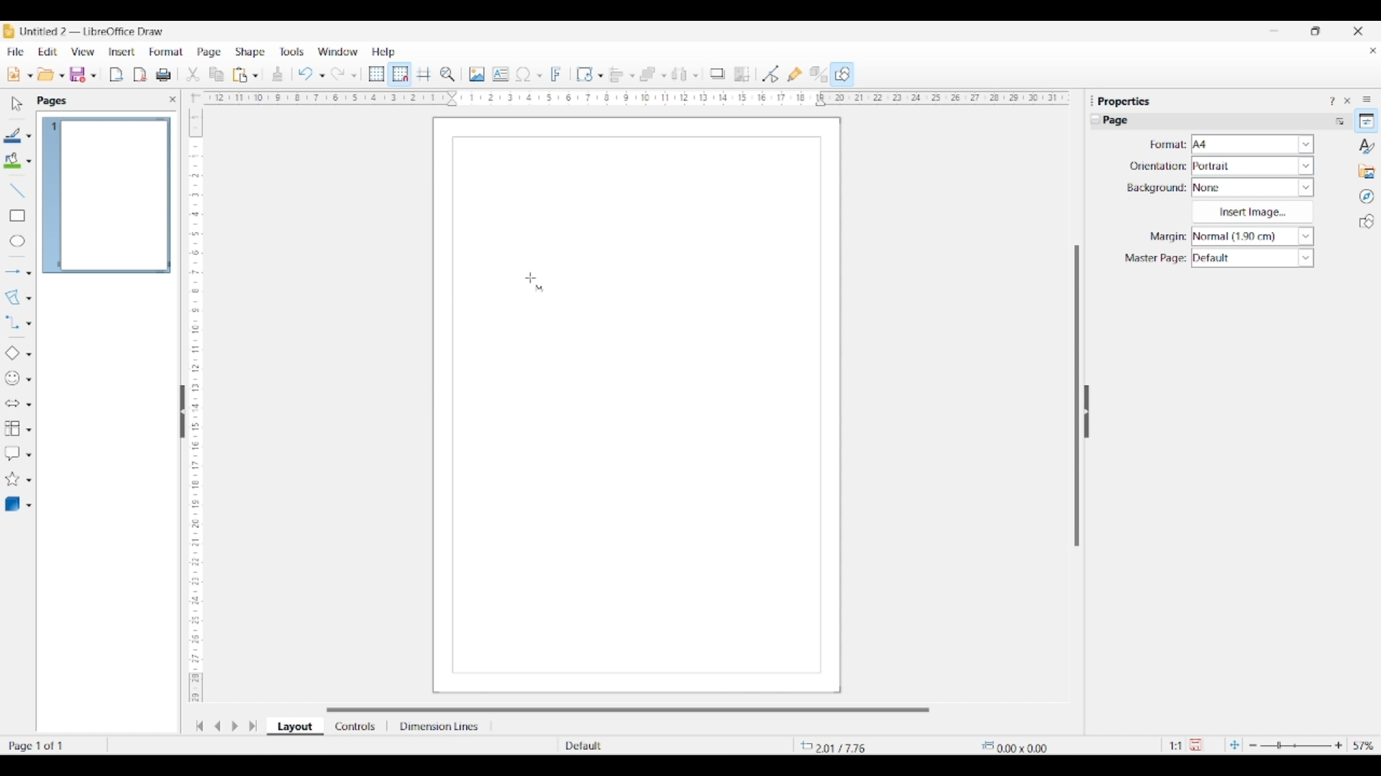 This screenshot has height=776, width=1381. Describe the element at coordinates (12, 479) in the screenshot. I see `Selected star` at that location.